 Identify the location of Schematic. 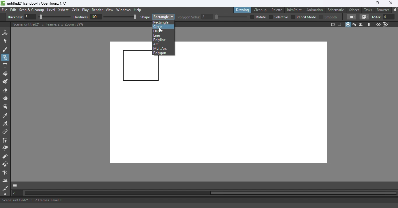
(336, 10).